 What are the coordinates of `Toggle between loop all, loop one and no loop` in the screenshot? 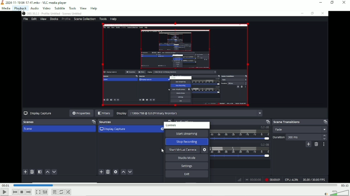 It's located at (61, 192).